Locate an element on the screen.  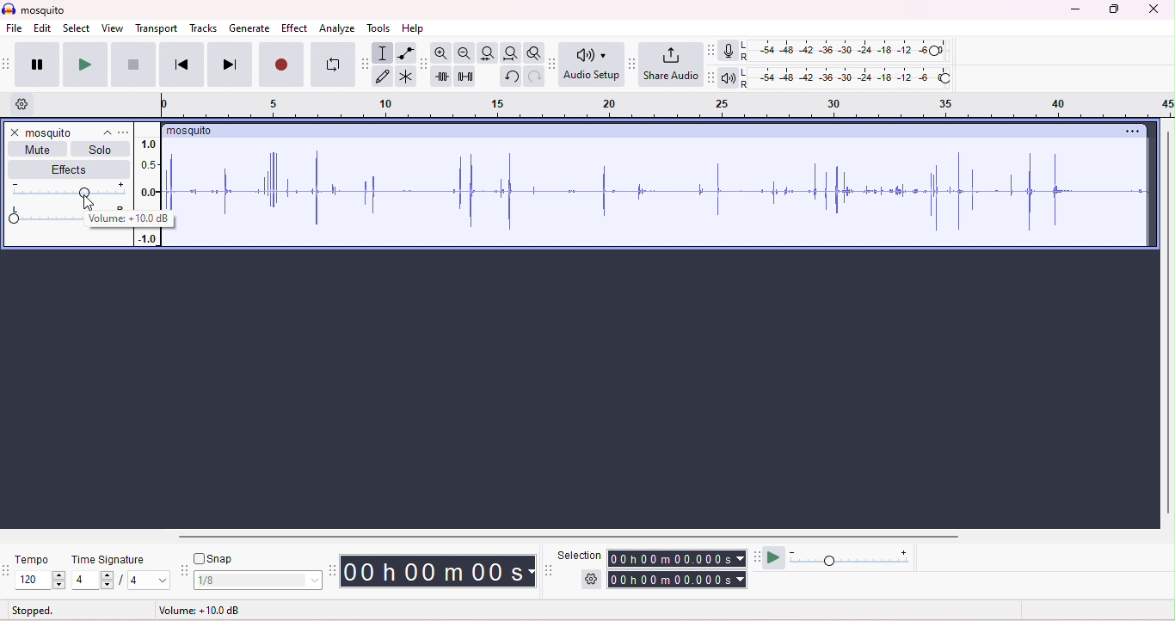
audio set up tool bar is located at coordinates (555, 63).